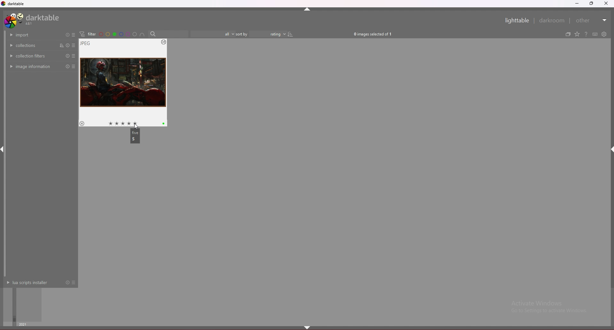  Describe the element at coordinates (614, 149) in the screenshot. I see `hide` at that location.